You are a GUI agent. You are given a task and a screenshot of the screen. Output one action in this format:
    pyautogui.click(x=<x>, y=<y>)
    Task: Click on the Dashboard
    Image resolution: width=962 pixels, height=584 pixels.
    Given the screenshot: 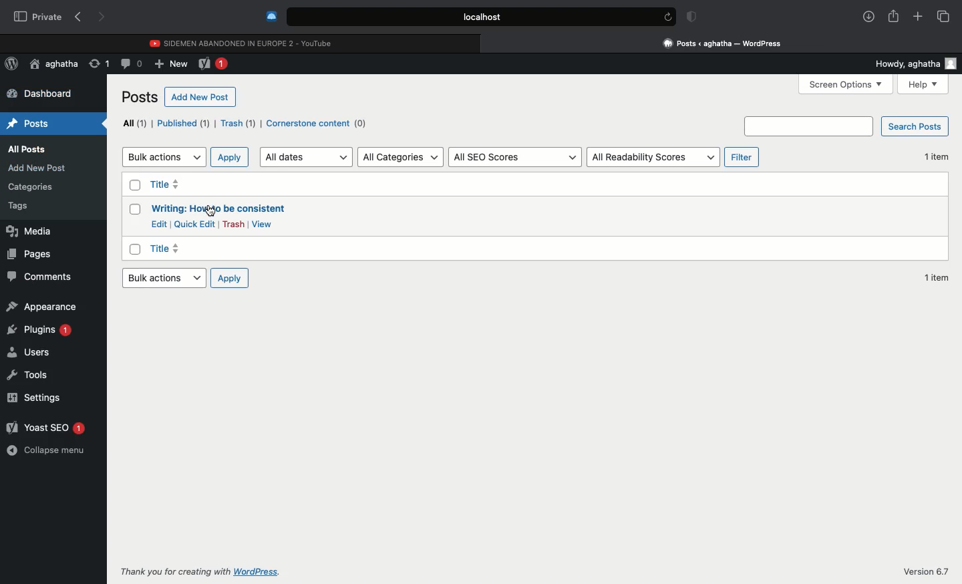 What is the action you would take?
    pyautogui.click(x=41, y=94)
    